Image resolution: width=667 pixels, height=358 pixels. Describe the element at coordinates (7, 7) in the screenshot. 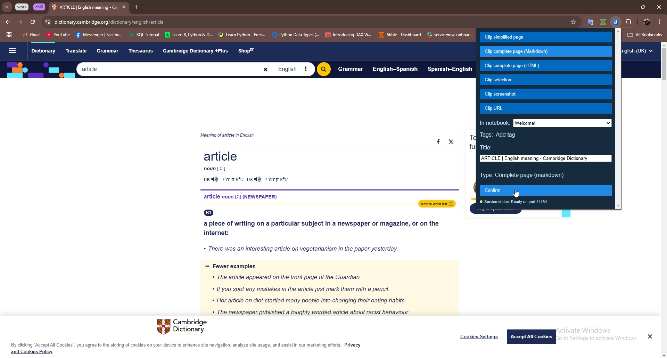

I see `search tabs` at that location.